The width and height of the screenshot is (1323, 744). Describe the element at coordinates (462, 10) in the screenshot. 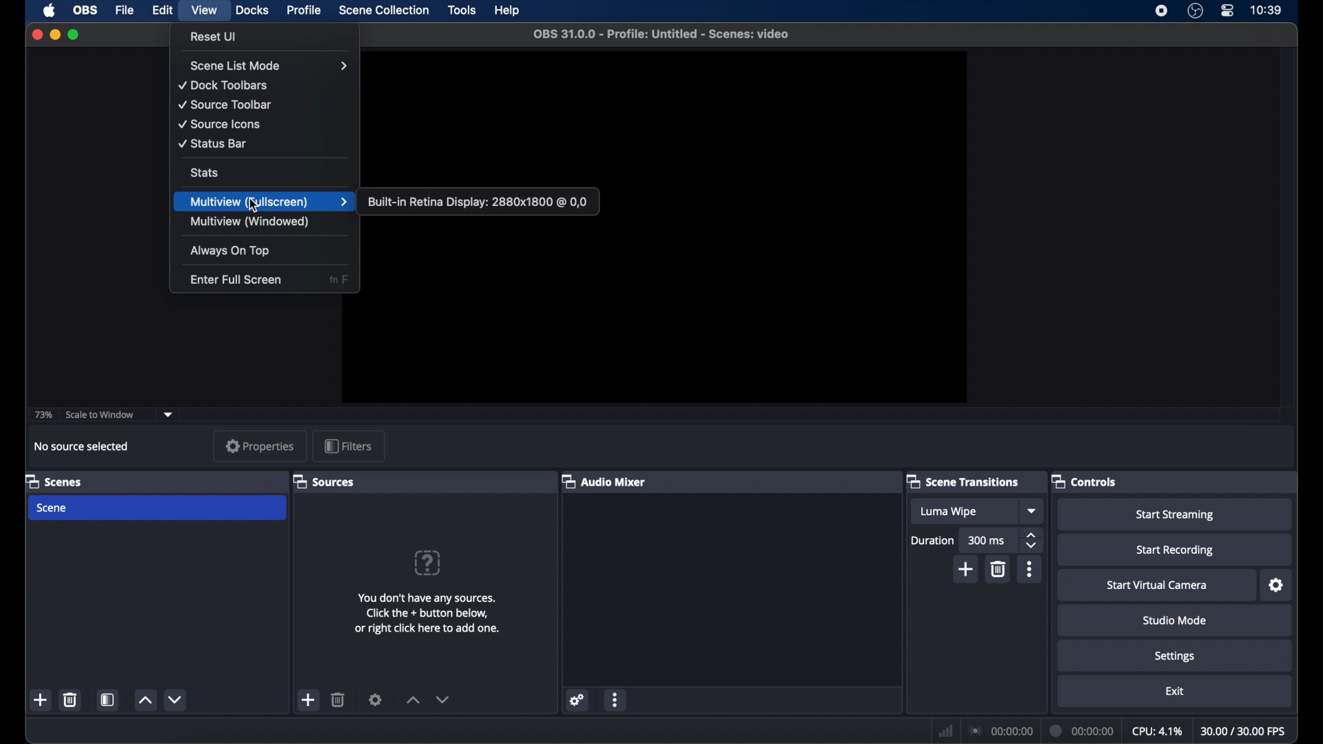

I see `tools` at that location.